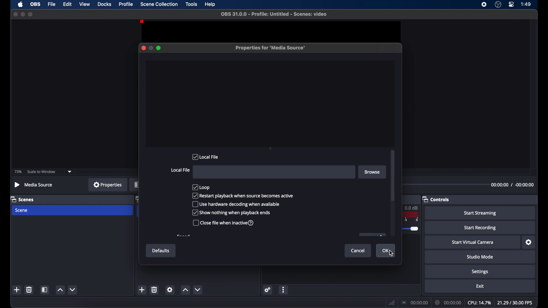 The width and height of the screenshot is (548, 308). I want to click on time, so click(526, 4).